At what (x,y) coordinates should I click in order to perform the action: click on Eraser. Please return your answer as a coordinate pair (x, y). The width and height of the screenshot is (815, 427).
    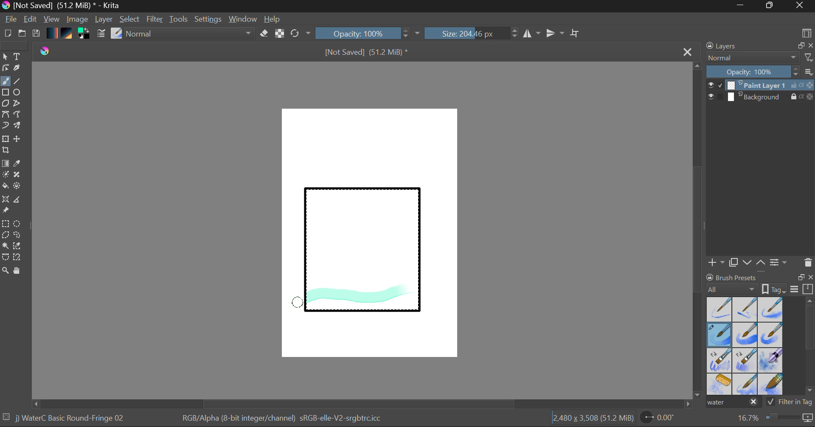
    Looking at the image, I should click on (264, 34).